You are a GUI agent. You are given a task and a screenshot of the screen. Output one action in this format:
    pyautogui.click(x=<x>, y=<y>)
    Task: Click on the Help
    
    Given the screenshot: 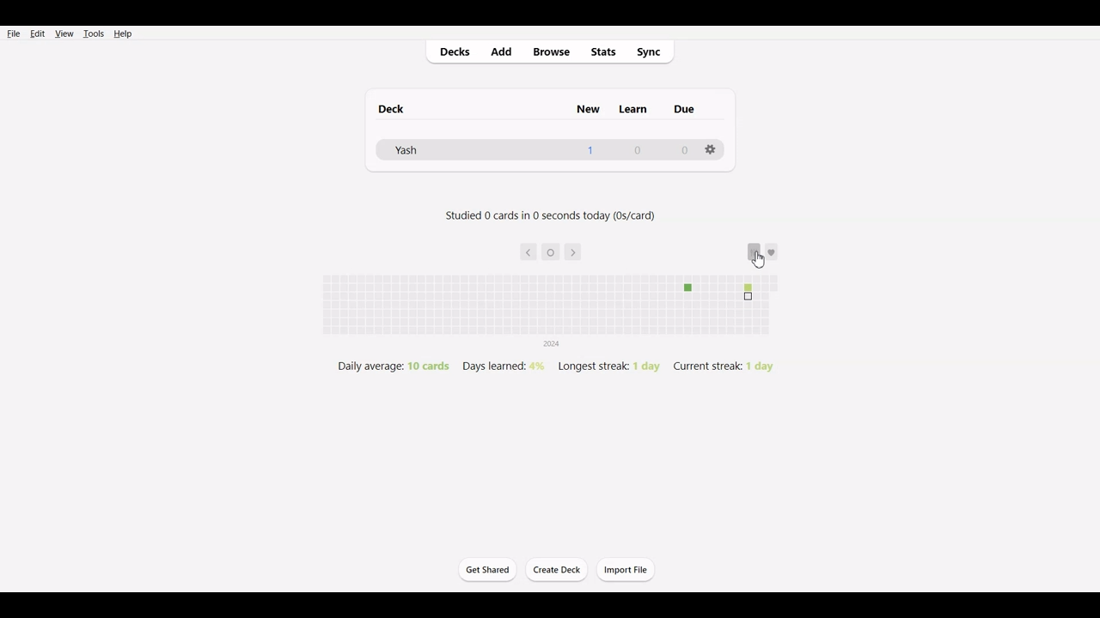 What is the action you would take?
    pyautogui.click(x=122, y=33)
    